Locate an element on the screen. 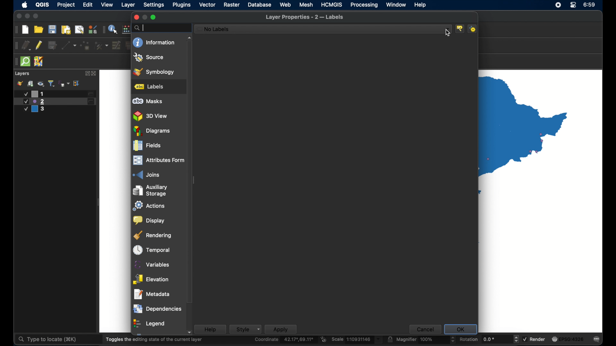 Image resolution: width=616 pixels, height=346 pixels. web is located at coordinates (285, 4).